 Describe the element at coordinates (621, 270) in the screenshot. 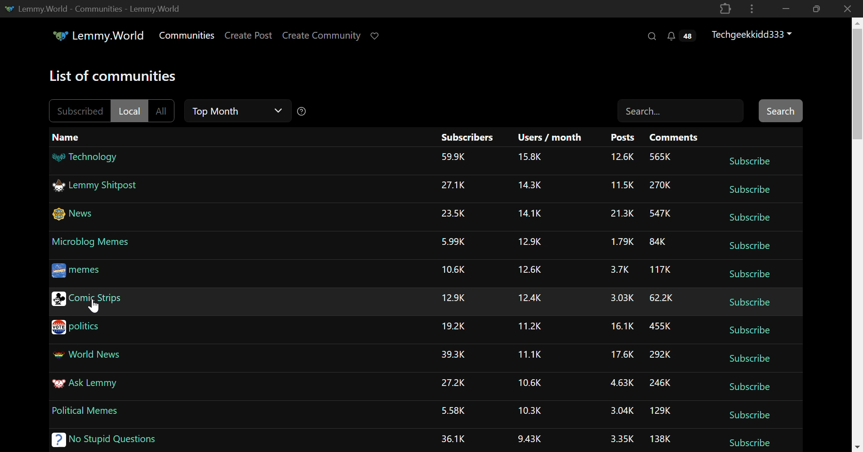

I see `3.7K` at that location.